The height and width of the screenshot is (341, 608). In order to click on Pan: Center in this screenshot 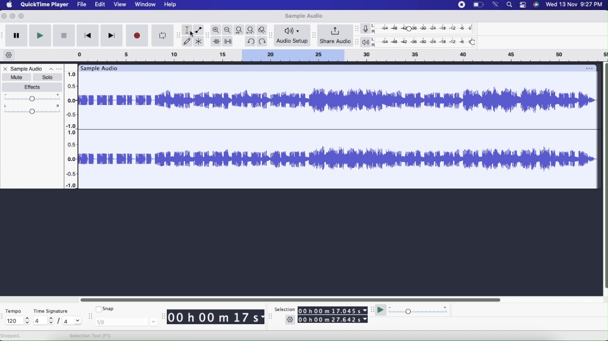, I will do `click(32, 109)`.